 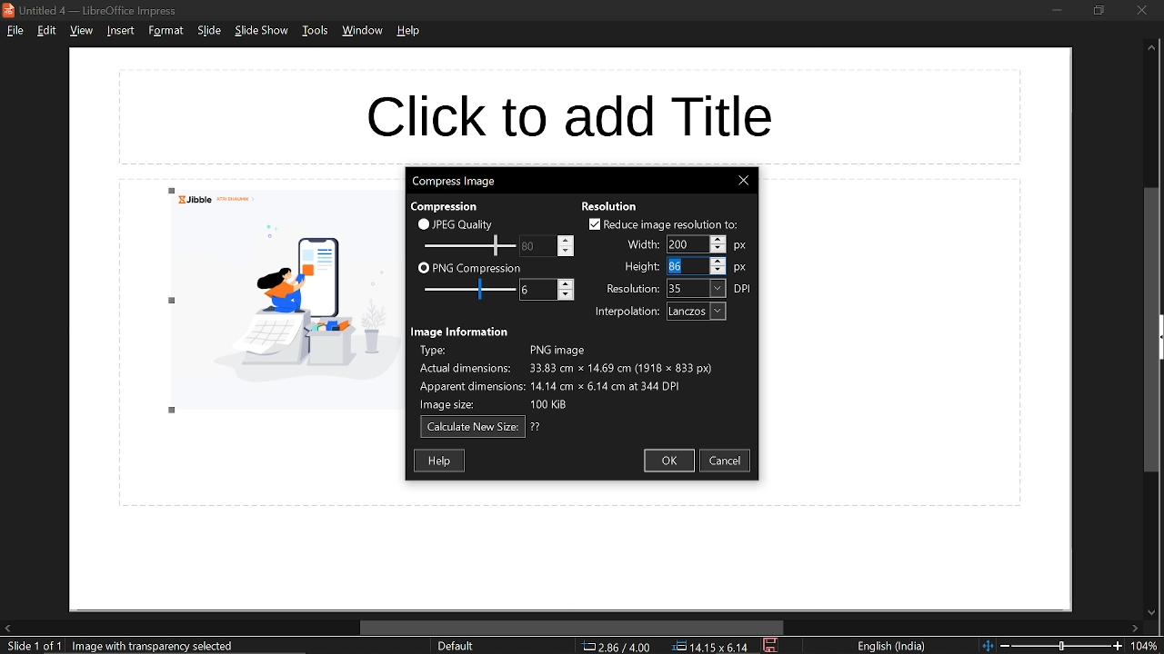 What do you see at coordinates (697, 312) in the screenshot?
I see `interpolation` at bounding box center [697, 312].